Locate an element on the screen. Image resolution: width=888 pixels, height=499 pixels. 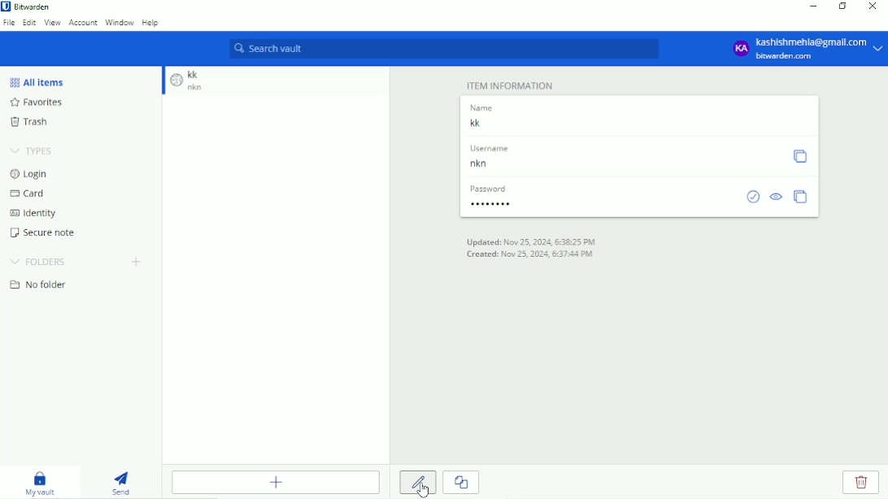
Add Item is located at coordinates (274, 482).